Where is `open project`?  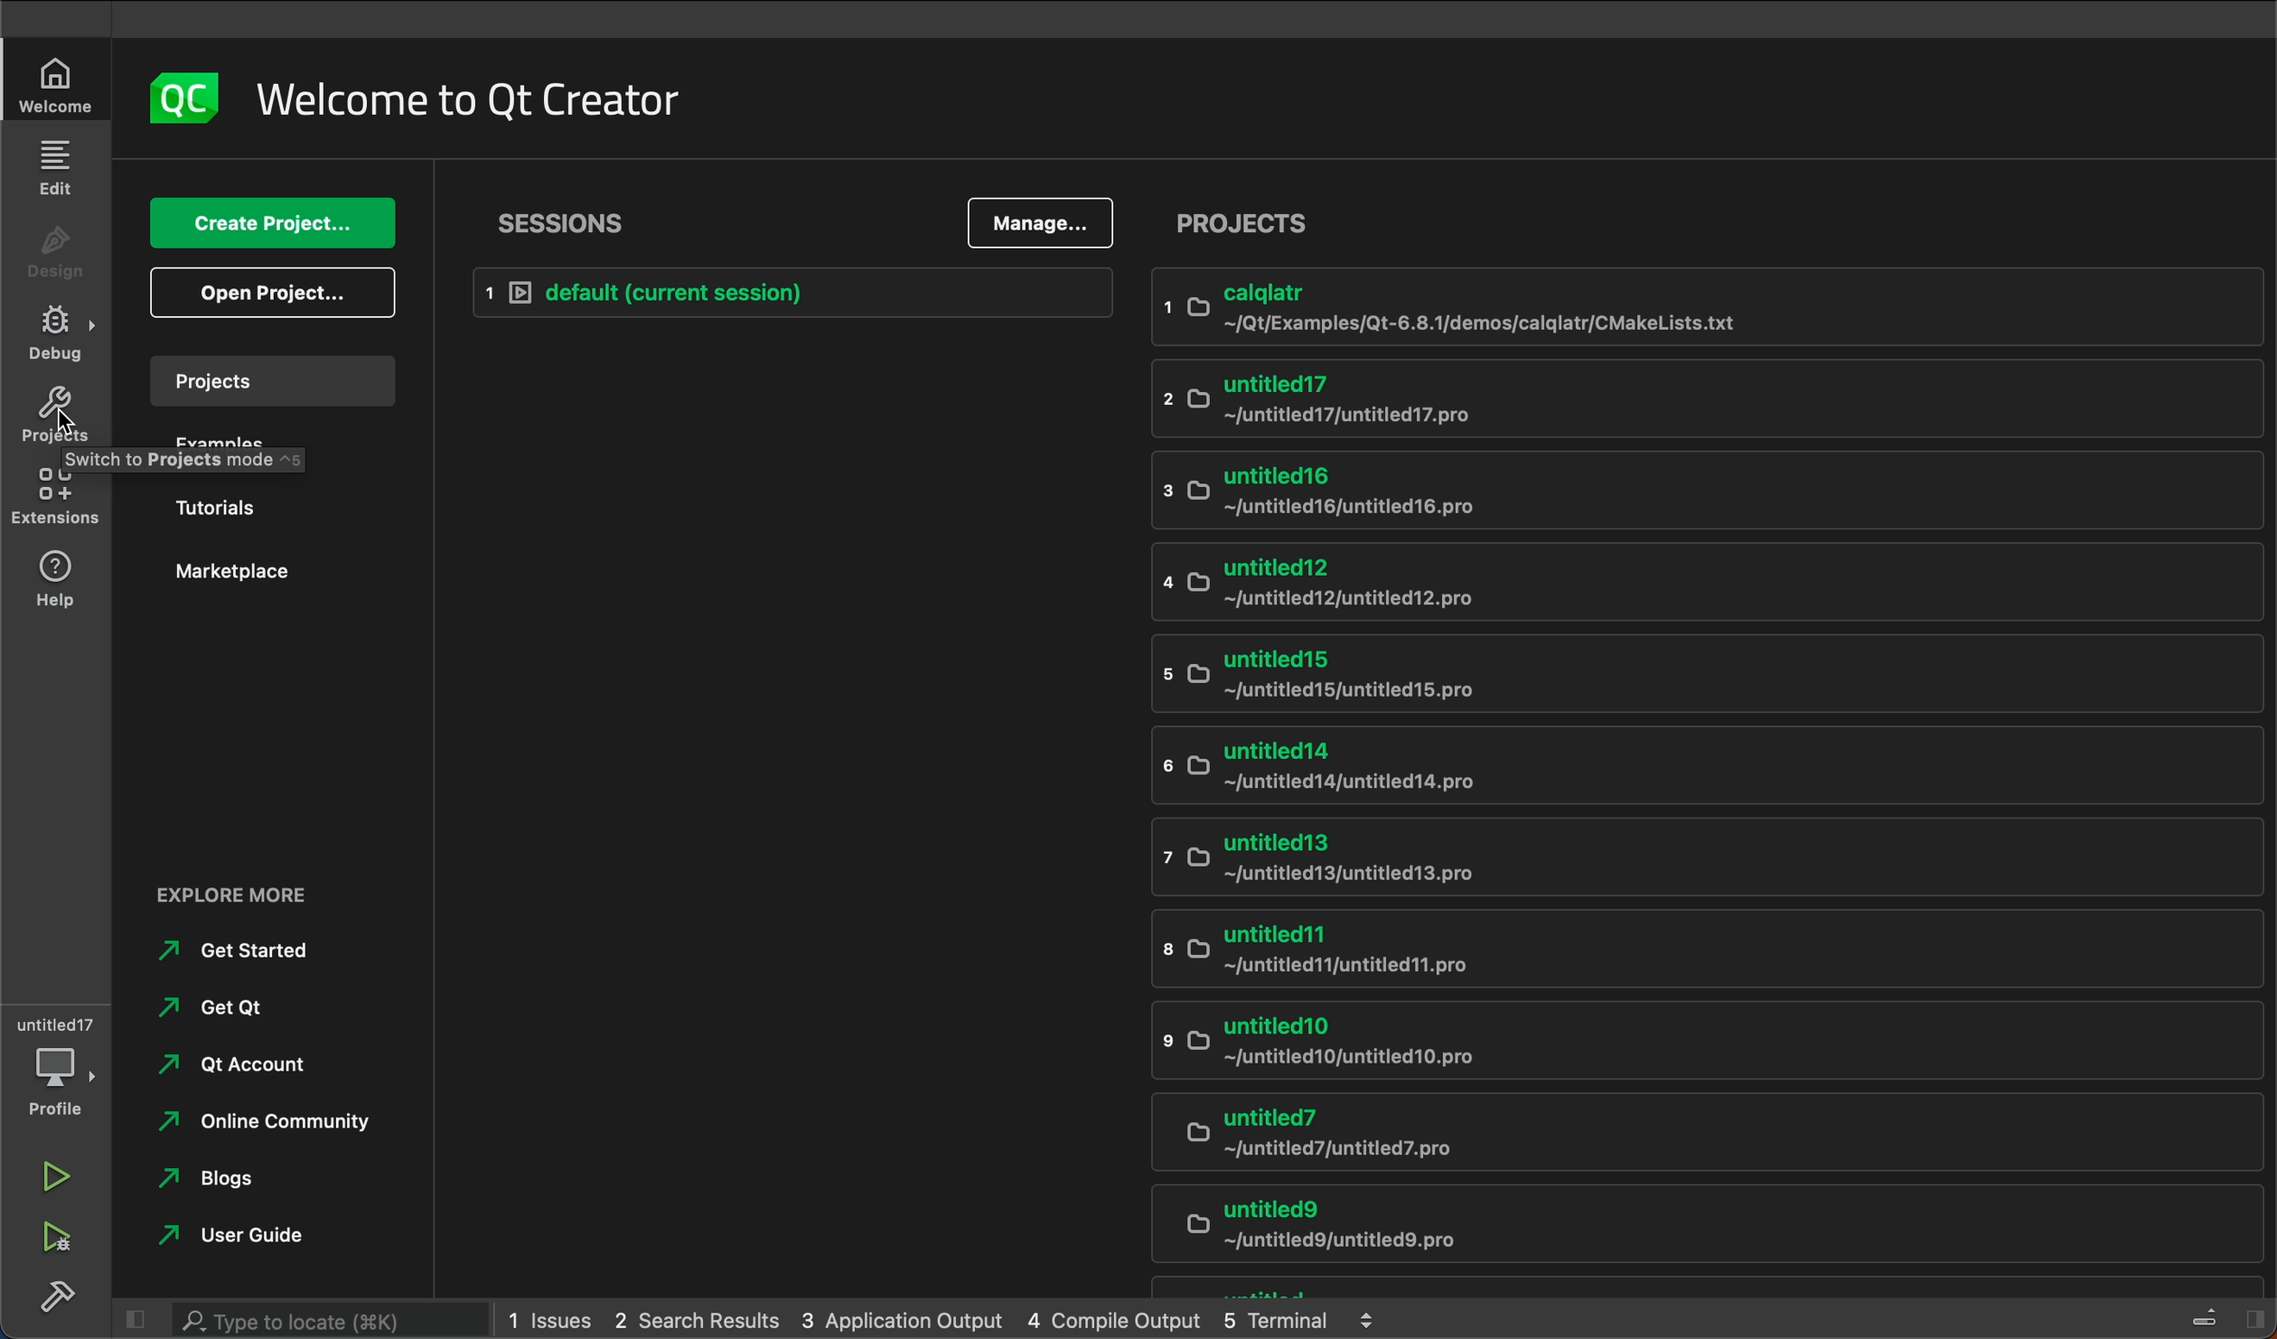
open project is located at coordinates (267, 293).